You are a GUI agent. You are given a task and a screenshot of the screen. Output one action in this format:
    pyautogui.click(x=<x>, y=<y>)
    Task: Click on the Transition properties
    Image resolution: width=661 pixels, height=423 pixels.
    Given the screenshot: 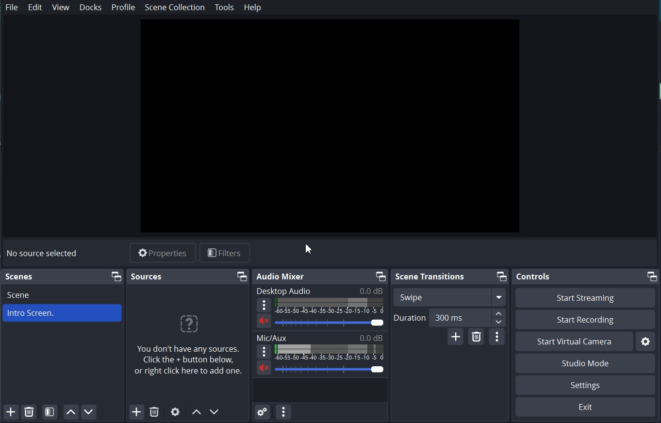 What is the action you would take?
    pyautogui.click(x=497, y=337)
    